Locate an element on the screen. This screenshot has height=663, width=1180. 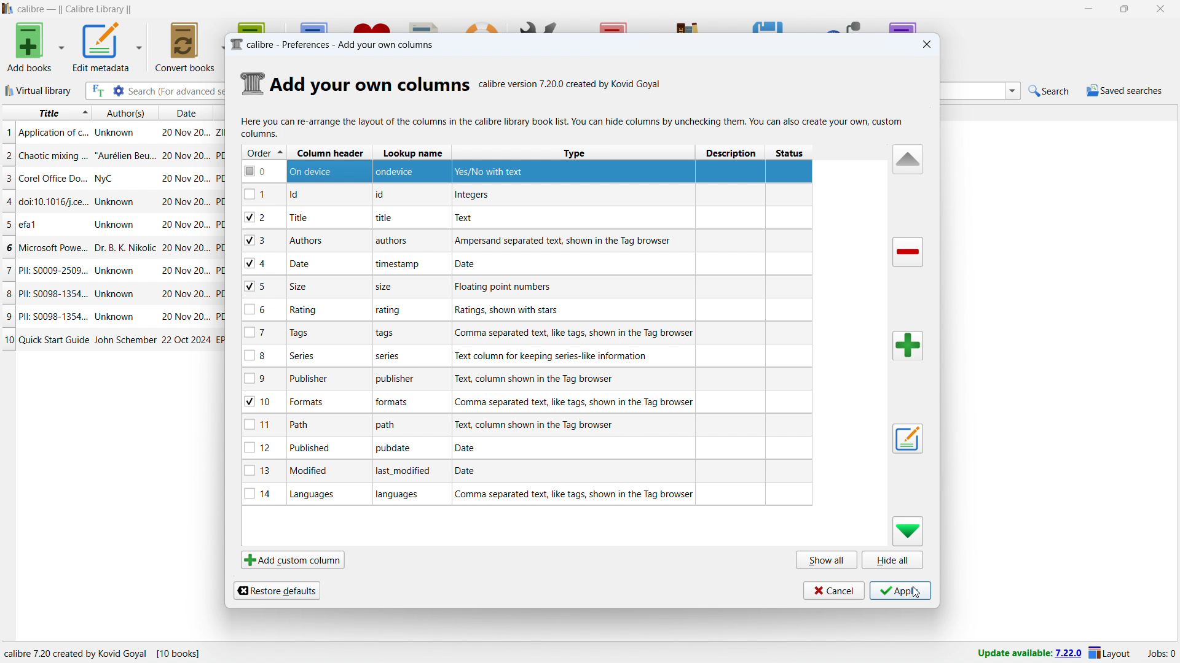
9 is located at coordinates (259, 379).